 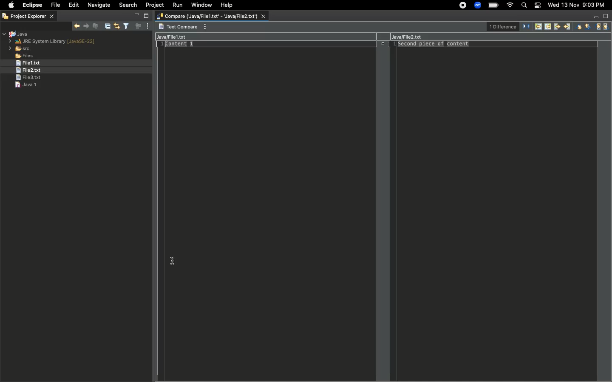 What do you see at coordinates (204, 27) in the screenshot?
I see `View menu` at bounding box center [204, 27].